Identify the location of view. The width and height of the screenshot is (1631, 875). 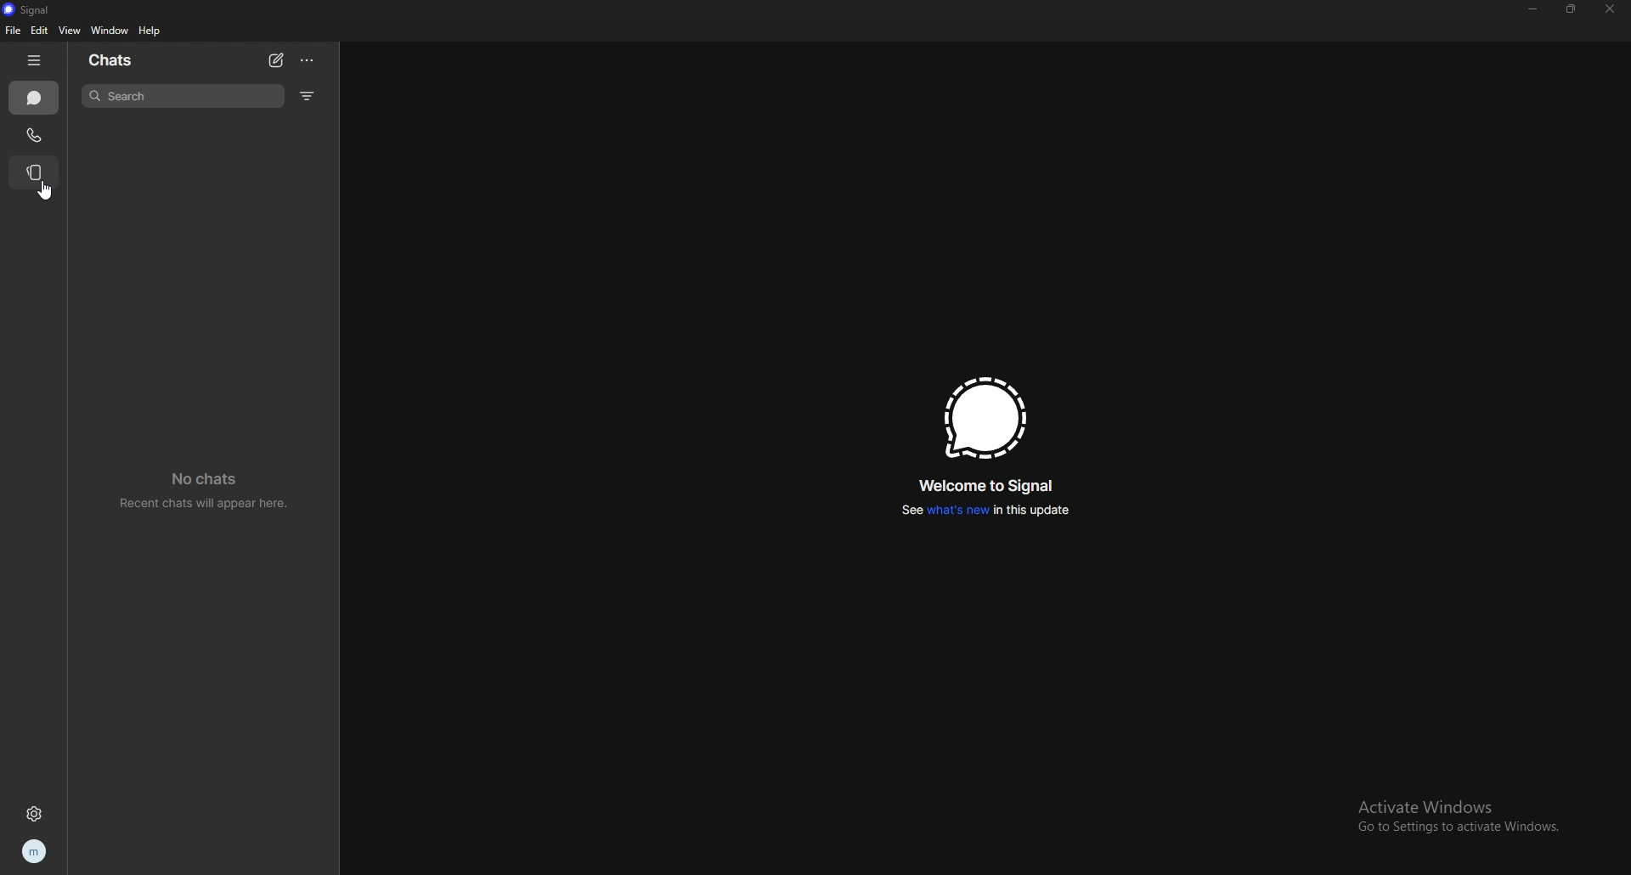
(70, 31).